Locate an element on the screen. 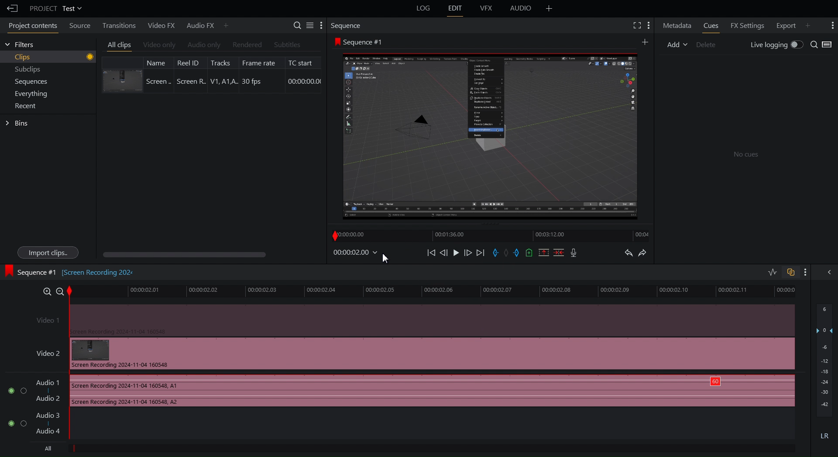 The width and height of the screenshot is (838, 457). Redo is located at coordinates (647, 254).